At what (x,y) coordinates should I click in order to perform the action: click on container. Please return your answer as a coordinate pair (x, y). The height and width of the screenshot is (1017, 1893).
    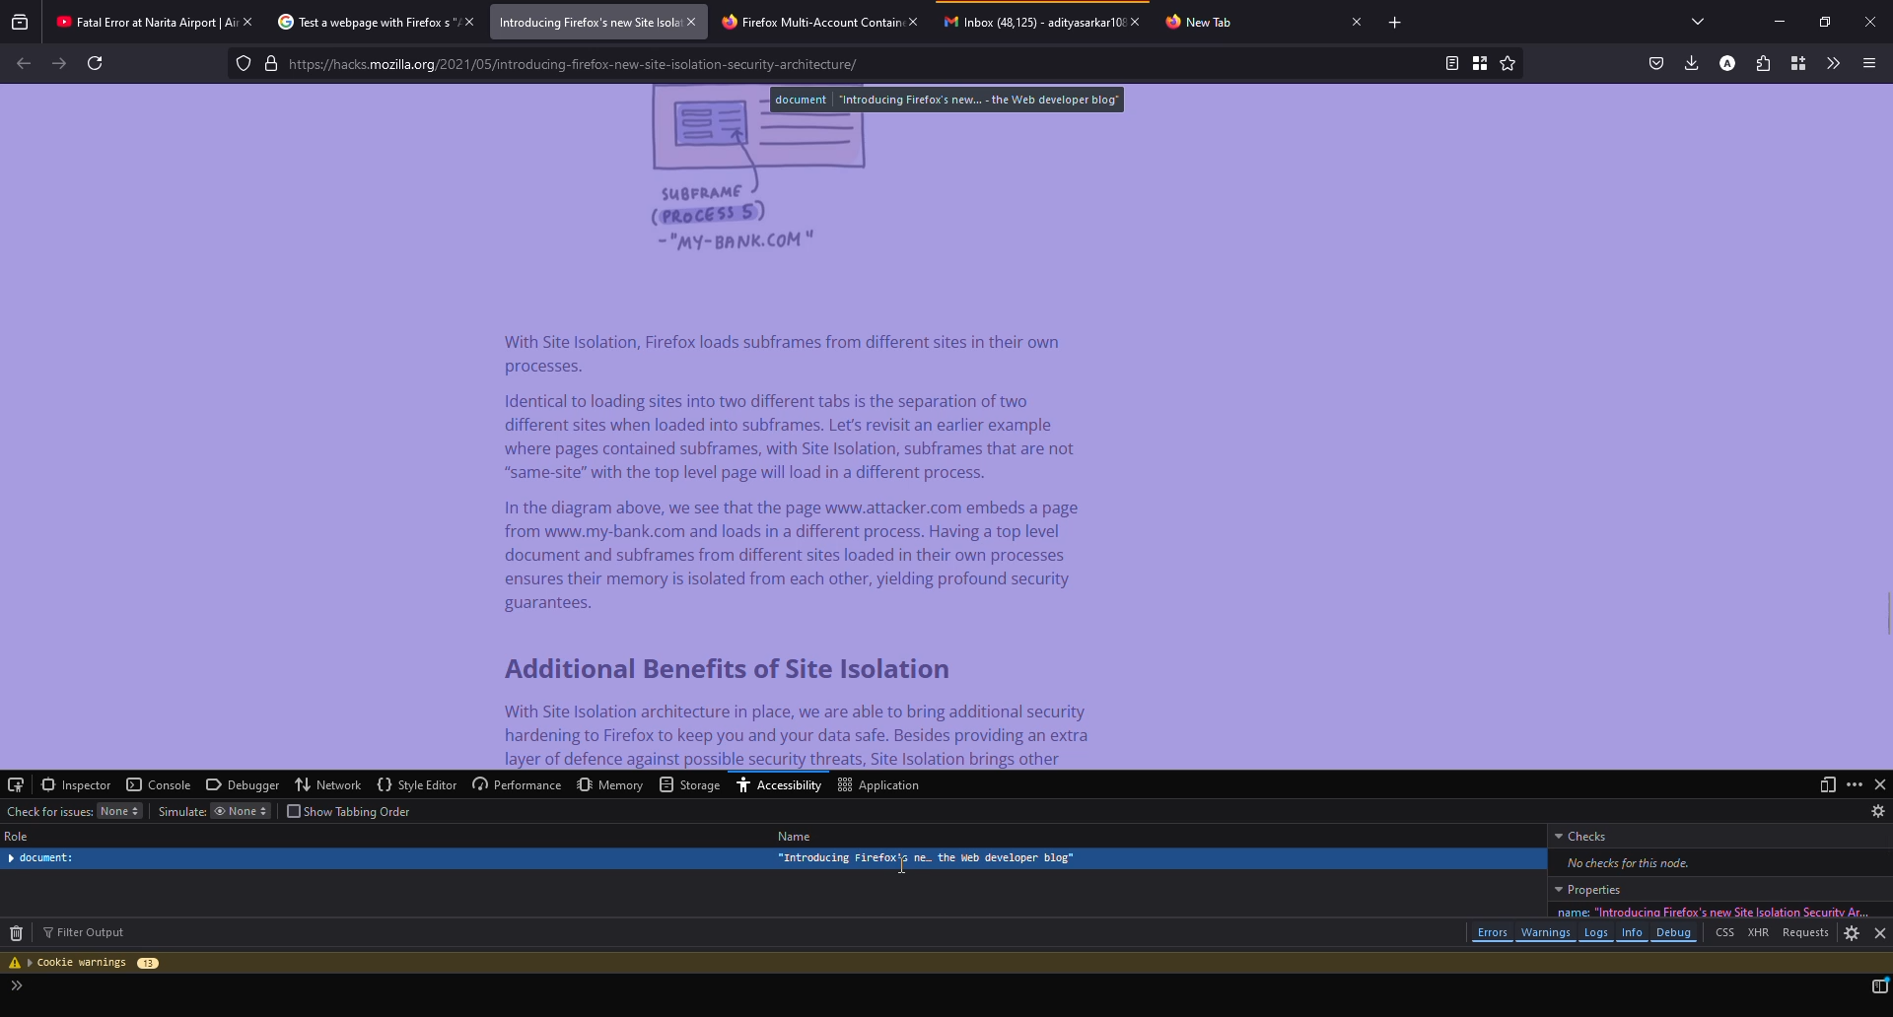
    Looking at the image, I should click on (1798, 63).